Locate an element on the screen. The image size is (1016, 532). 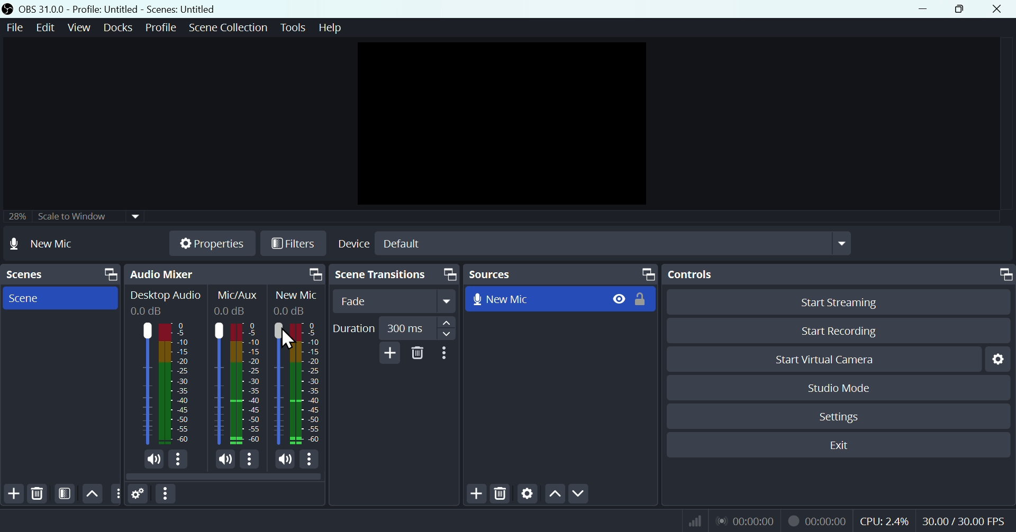
Settings is located at coordinates (1001, 359).